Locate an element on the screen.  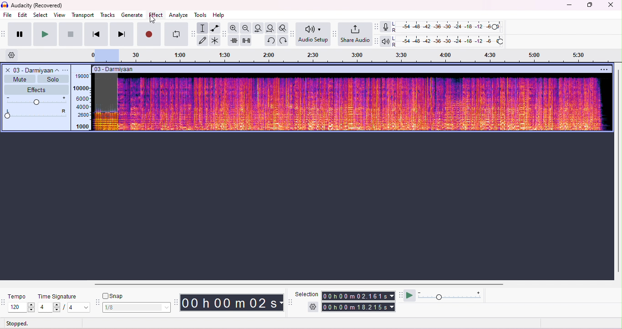
Audio setup tool bar is located at coordinates (293, 34).